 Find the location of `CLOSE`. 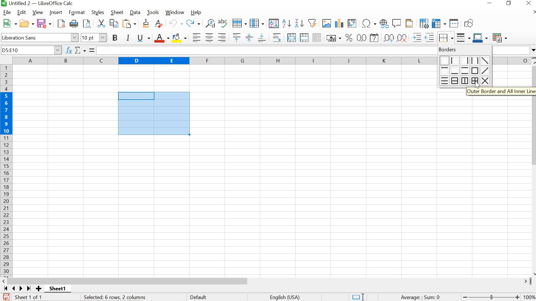

CLOSE is located at coordinates (528, 3).